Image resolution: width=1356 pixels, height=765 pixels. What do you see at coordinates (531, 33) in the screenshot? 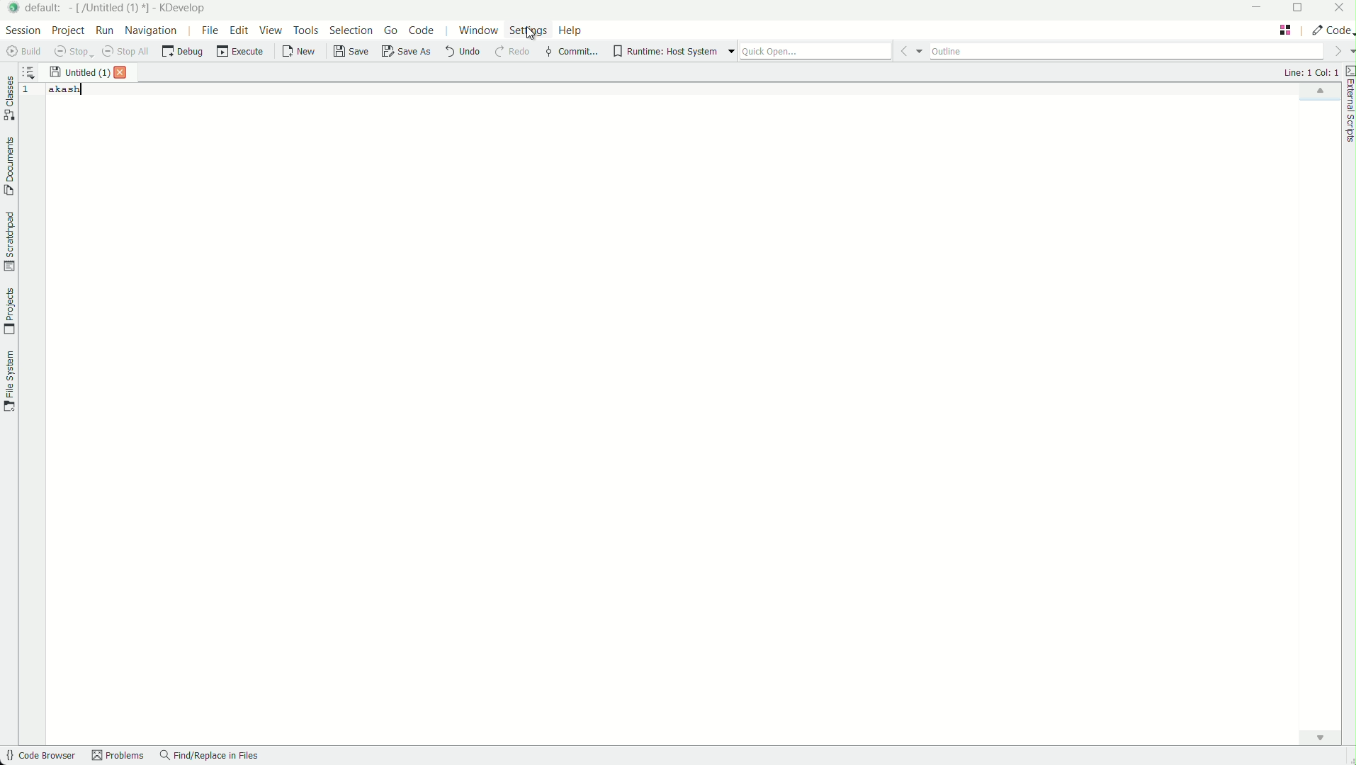
I see `Cursor` at bounding box center [531, 33].